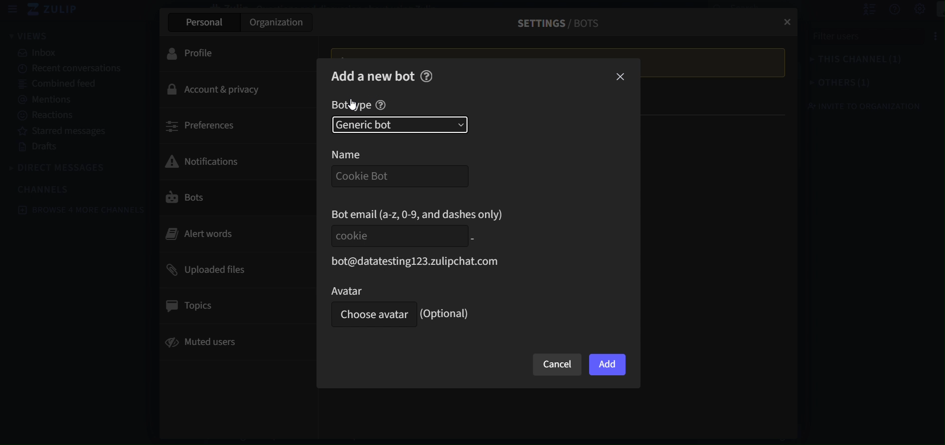 This screenshot has height=445, width=945. I want to click on Cookie, so click(397, 235).